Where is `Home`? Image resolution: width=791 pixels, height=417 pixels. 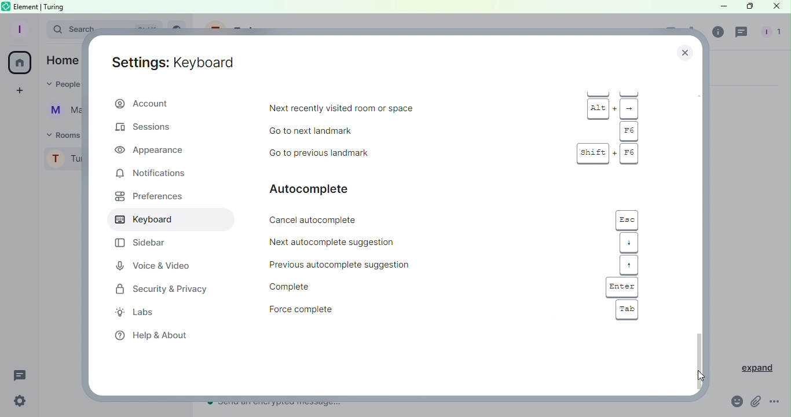
Home is located at coordinates (61, 60).